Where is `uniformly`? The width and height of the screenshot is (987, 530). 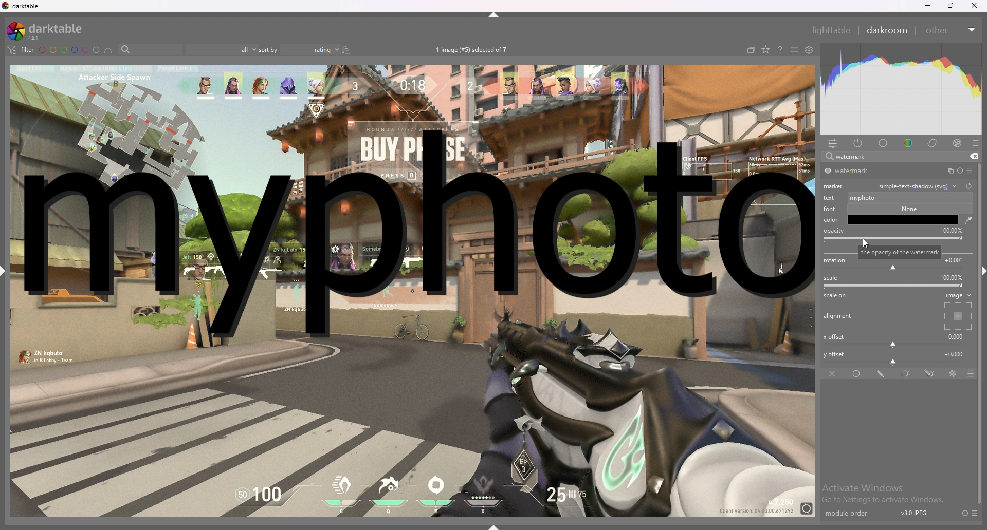 uniformly is located at coordinates (858, 374).